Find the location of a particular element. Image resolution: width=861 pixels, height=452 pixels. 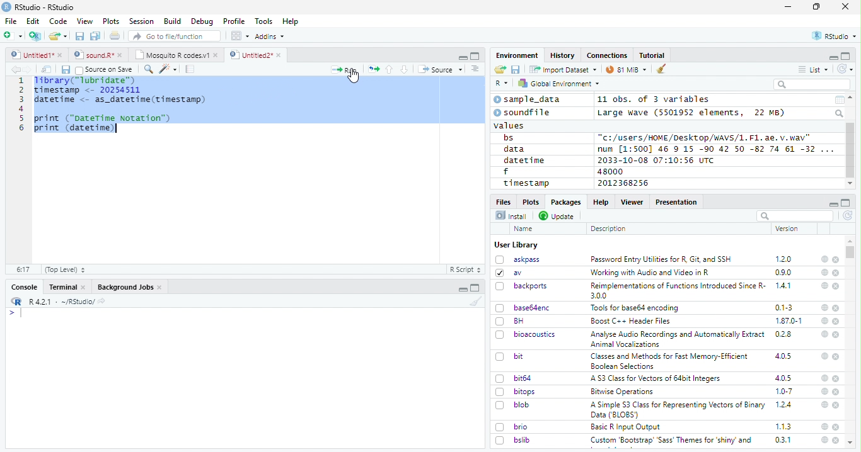

help is located at coordinates (824, 272).